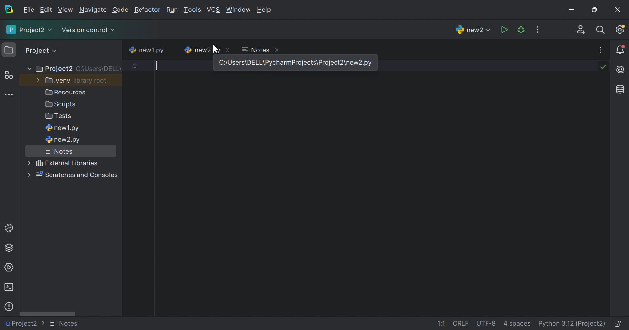 This screenshot has width=629, height=330. What do you see at coordinates (10, 10) in the screenshot?
I see `PyCharm icon` at bounding box center [10, 10].